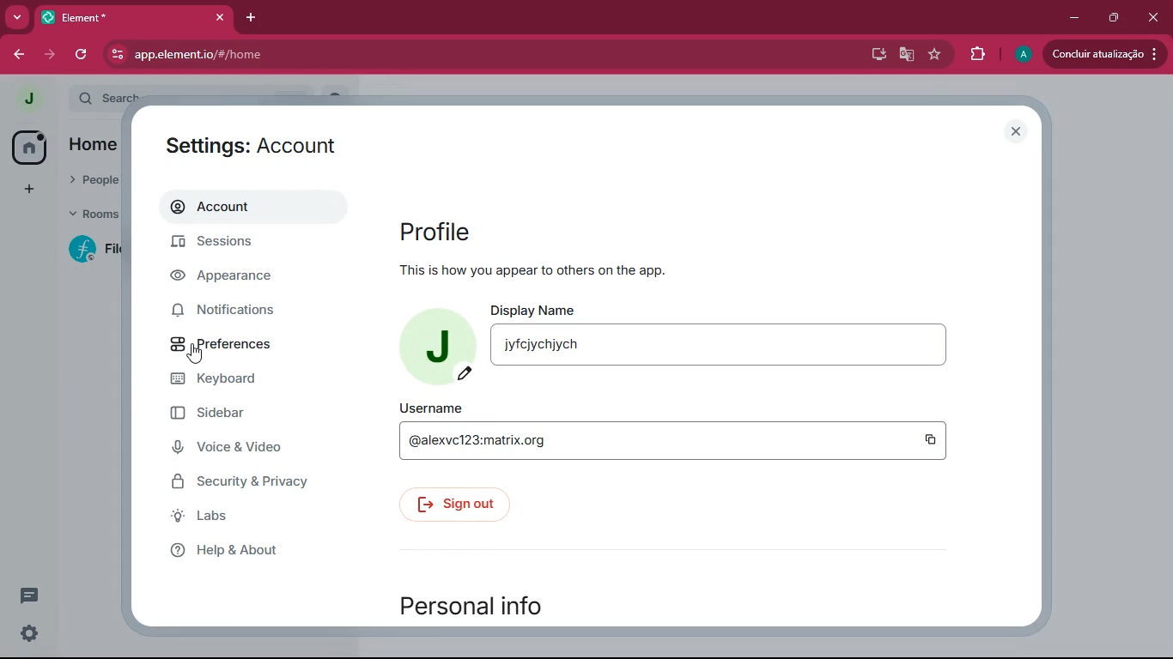 The image size is (1173, 659). Describe the element at coordinates (247, 21) in the screenshot. I see `add tab` at that location.